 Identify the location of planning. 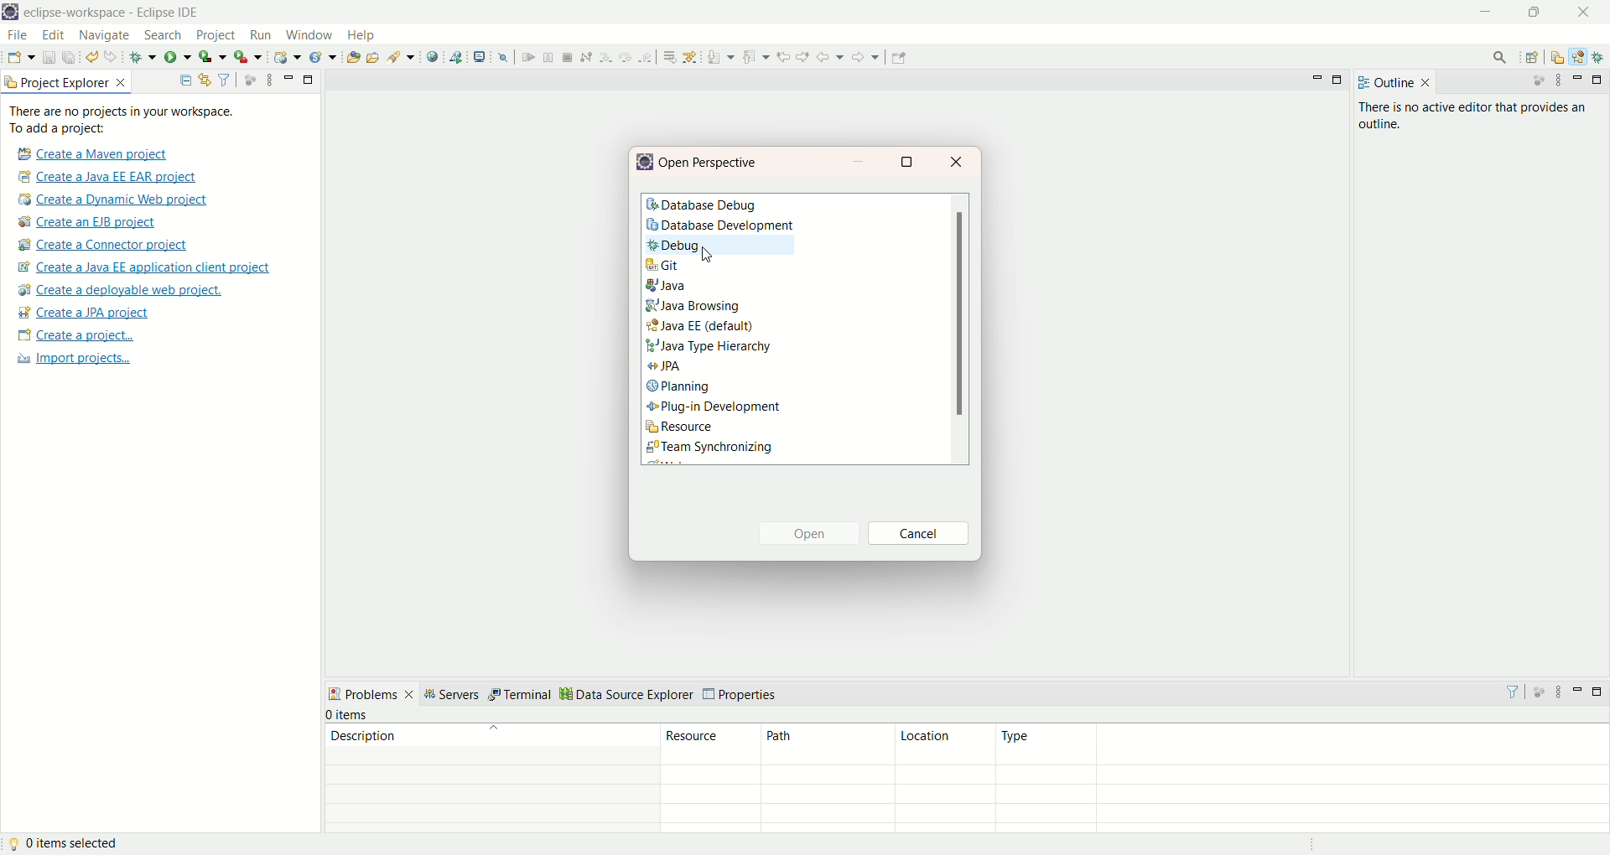
(680, 387).